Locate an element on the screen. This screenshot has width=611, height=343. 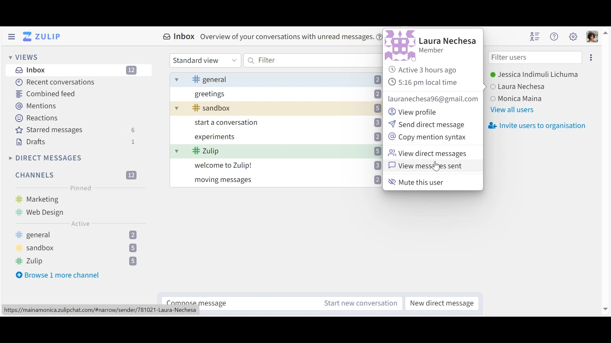
Standard View is located at coordinates (205, 60).